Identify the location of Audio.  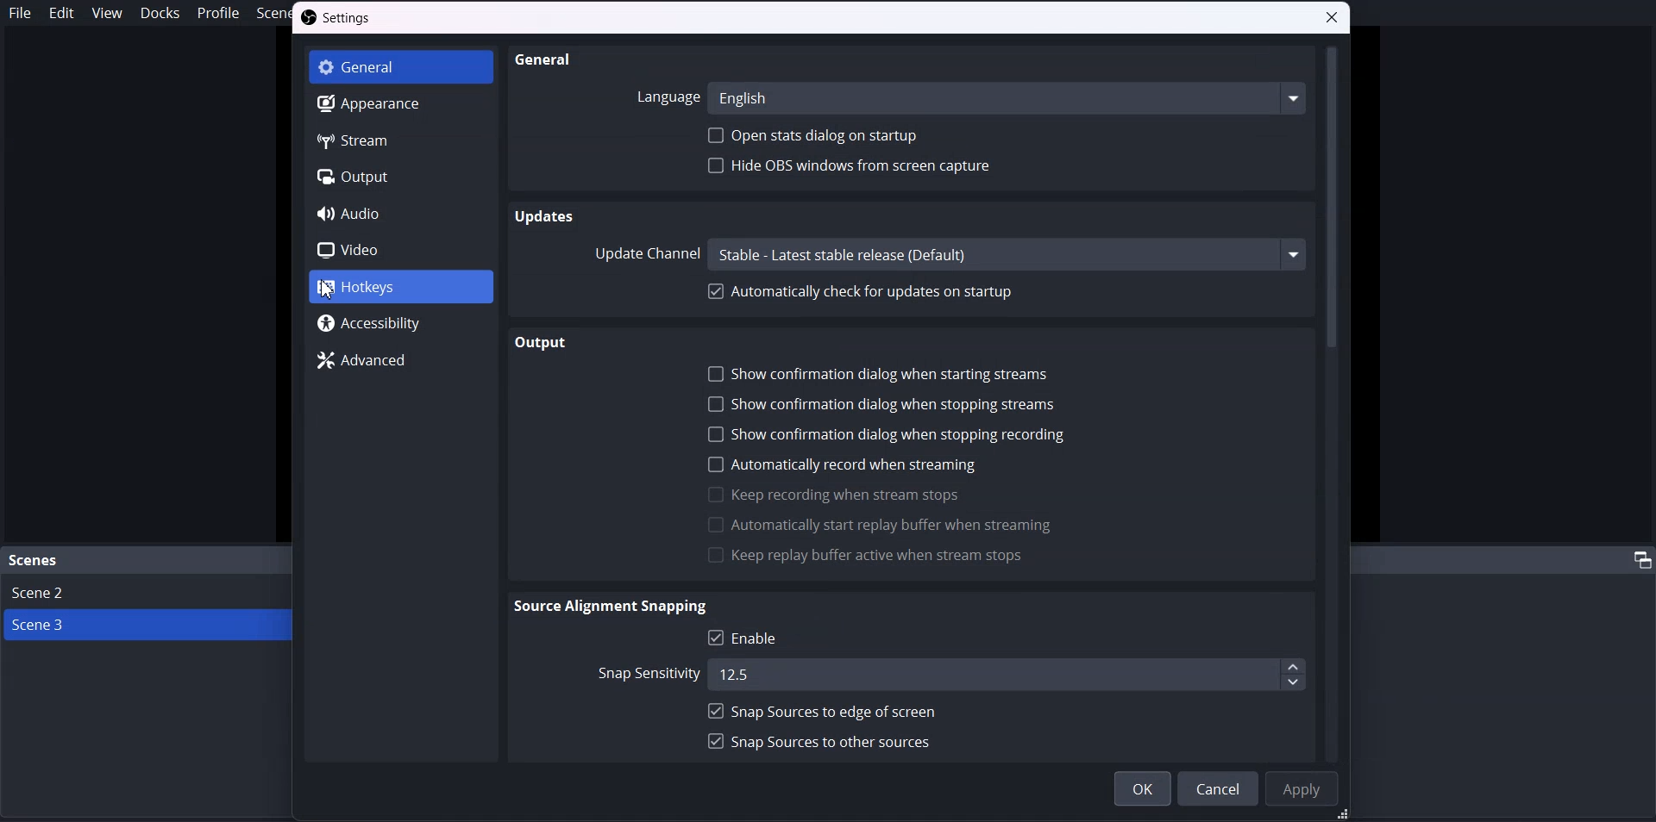
(400, 213).